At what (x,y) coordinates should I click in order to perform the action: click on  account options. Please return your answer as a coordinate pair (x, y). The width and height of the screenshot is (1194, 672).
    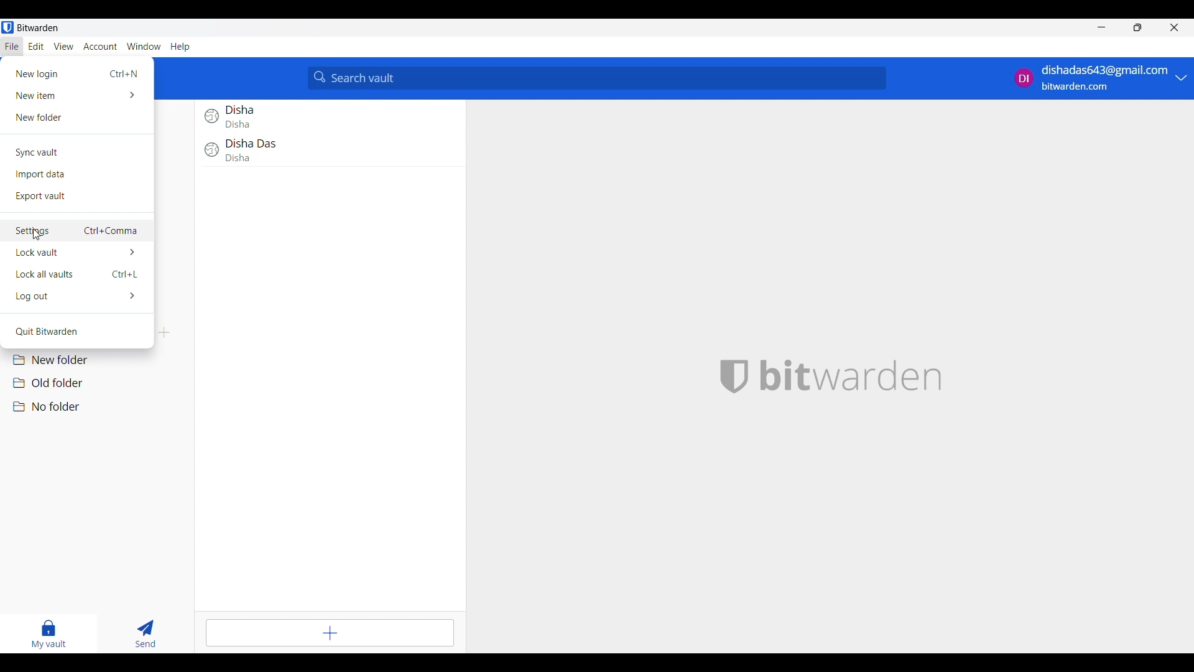
    Looking at the image, I should click on (1100, 78).